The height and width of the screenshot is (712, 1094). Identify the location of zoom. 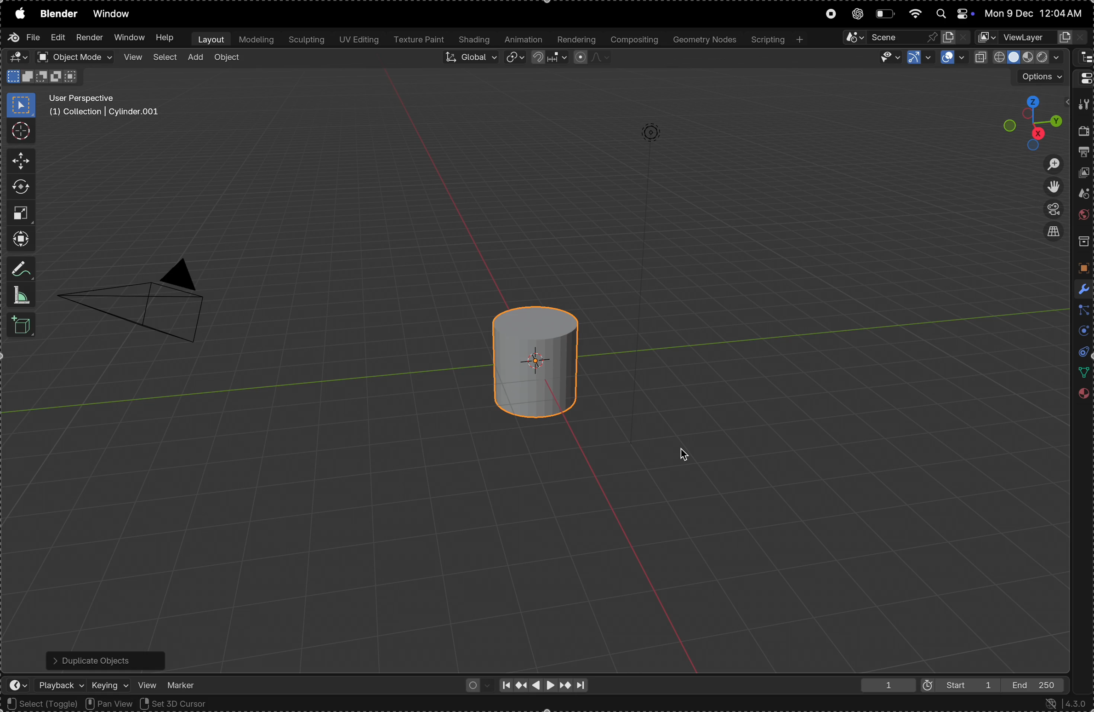
(1048, 164).